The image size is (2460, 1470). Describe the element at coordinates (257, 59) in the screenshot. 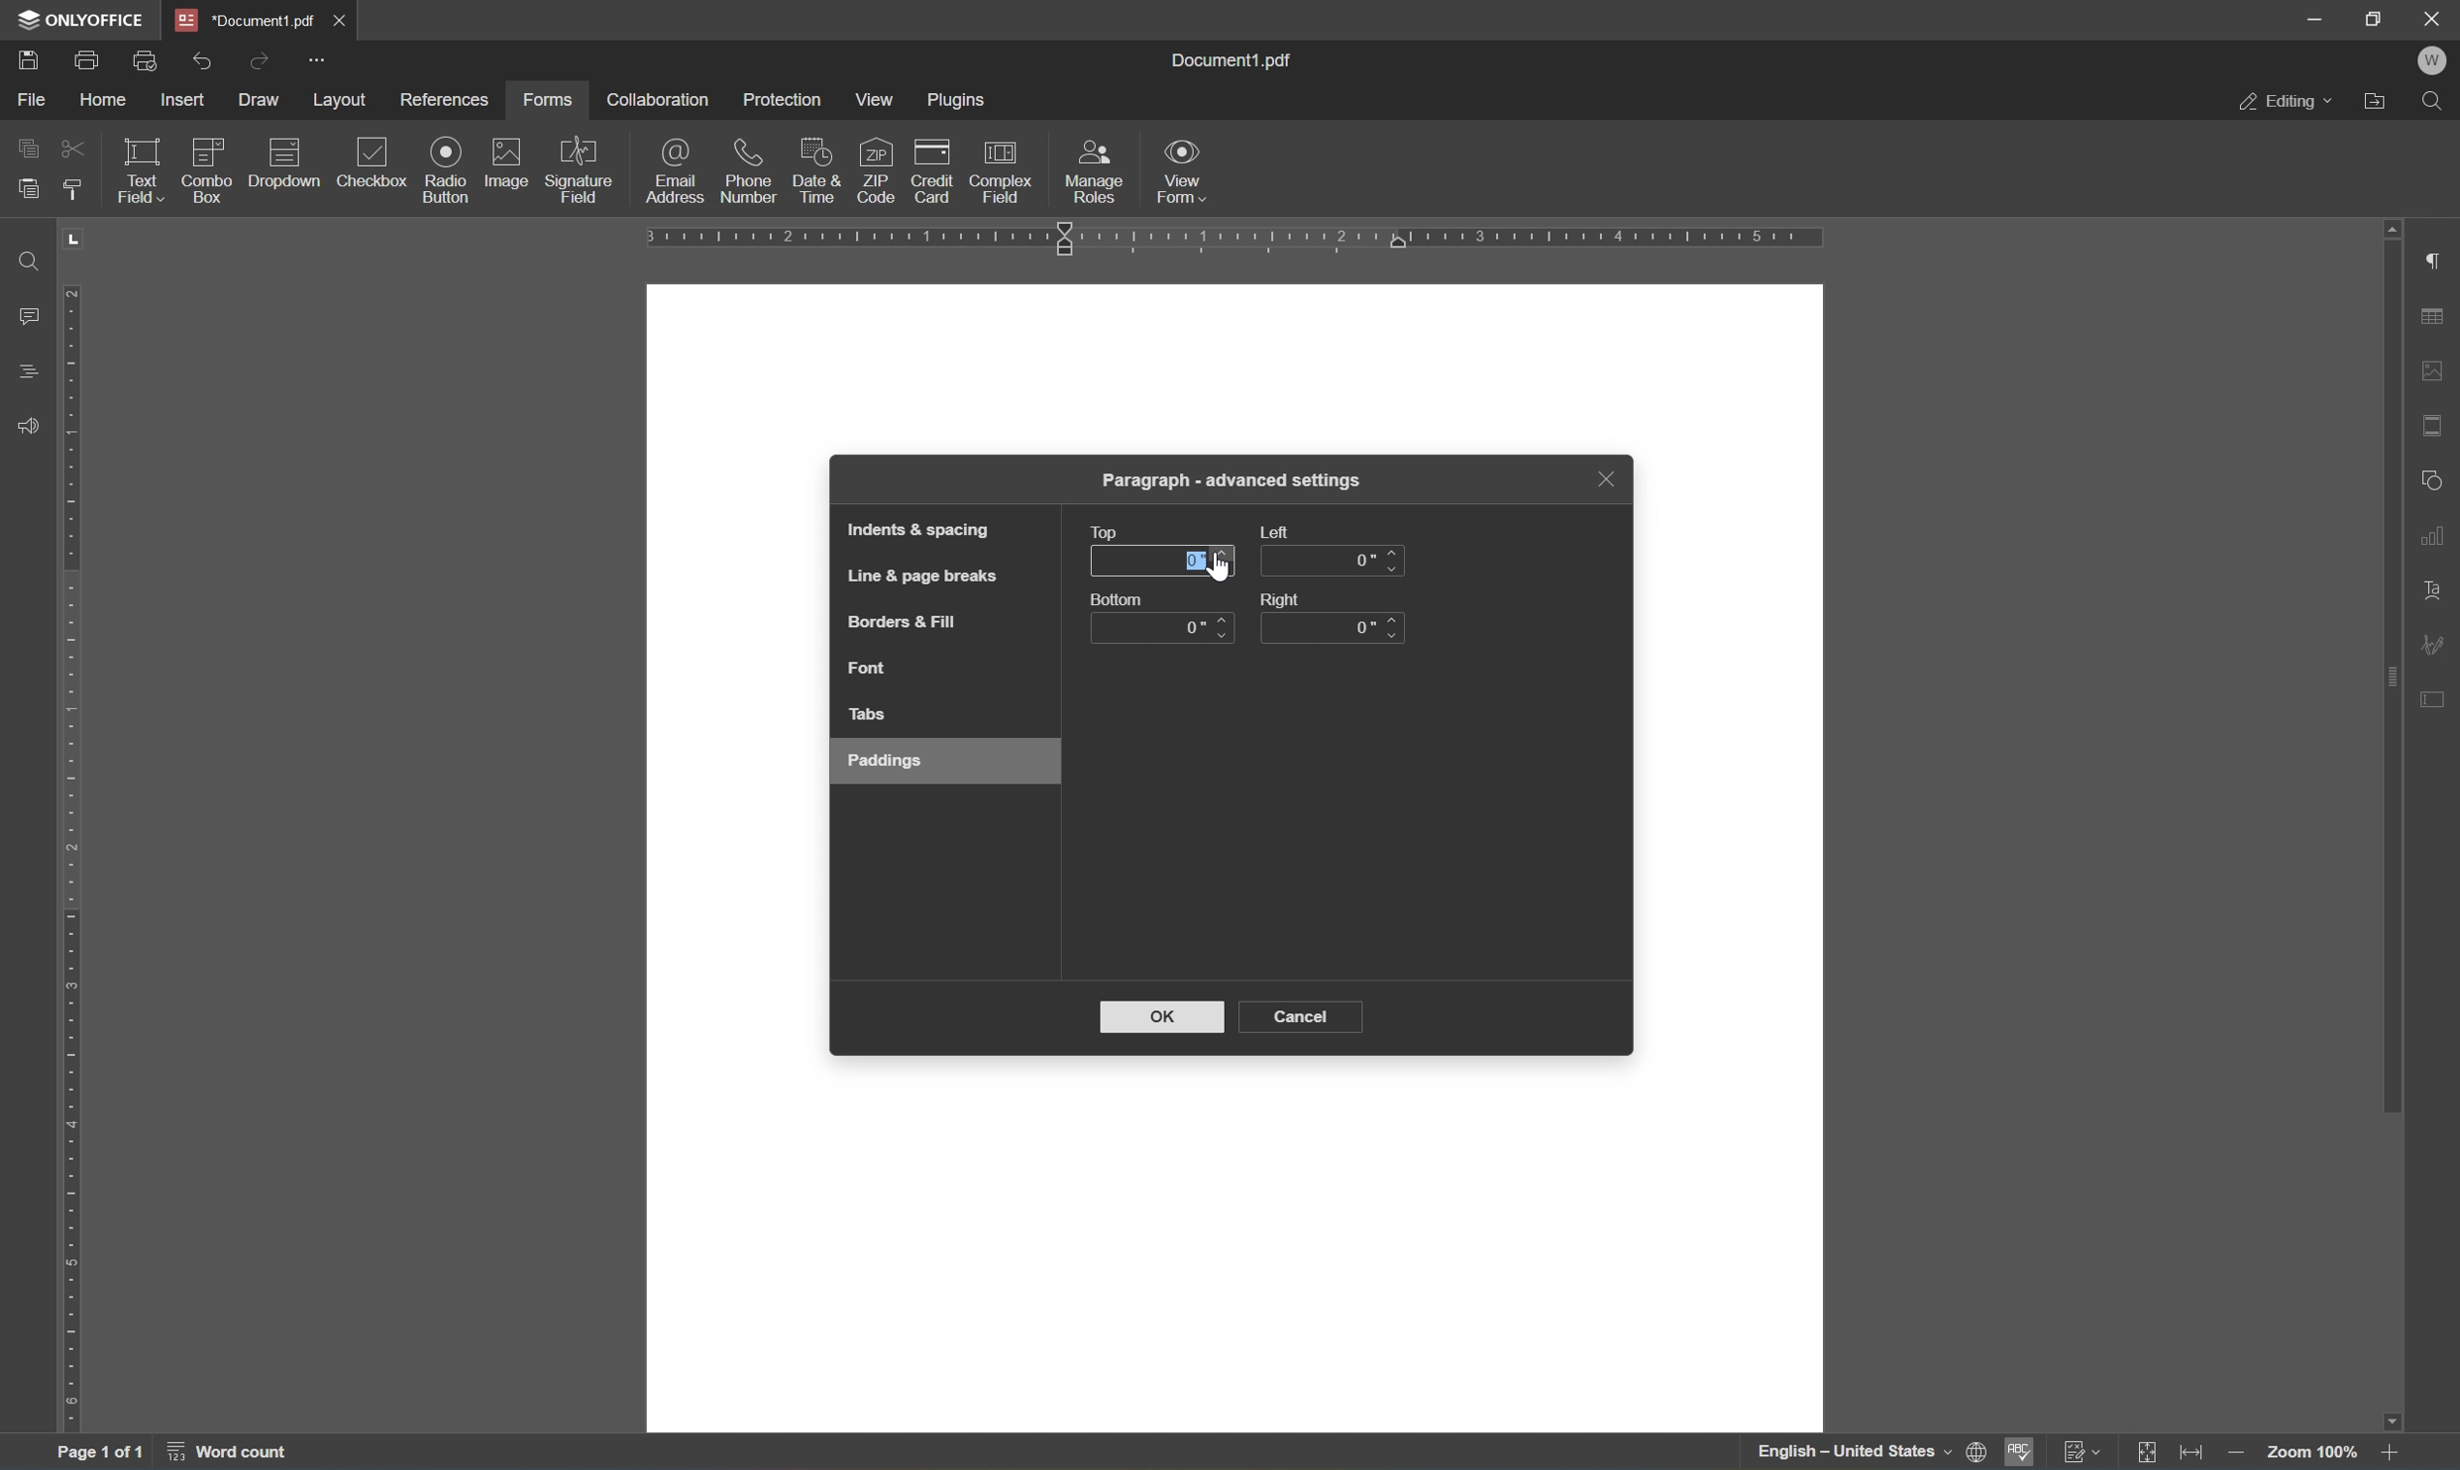

I see `redo` at that location.